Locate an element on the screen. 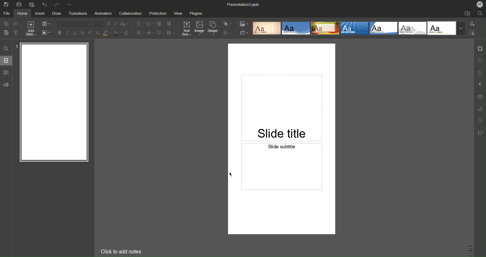 This screenshot has width=486, height=257. Font size is located at coordinates (99, 24).